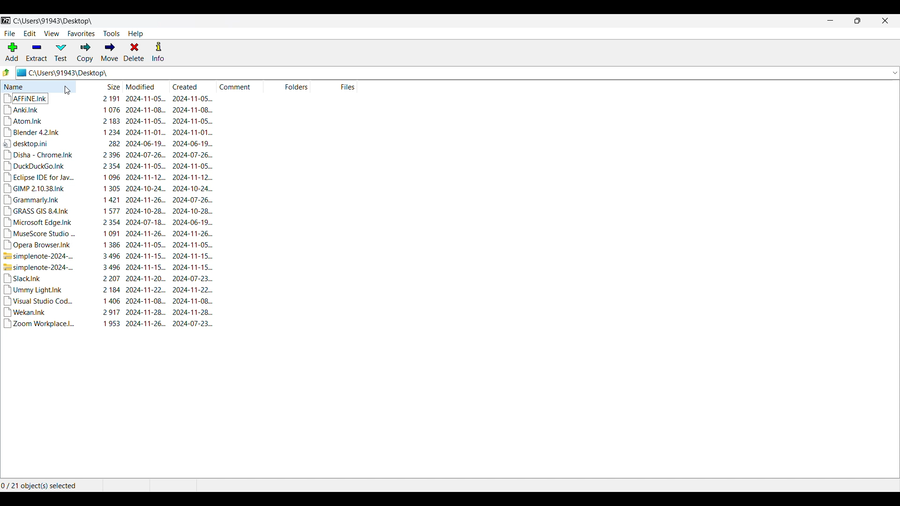 The width and height of the screenshot is (900, 506). Describe the element at coordinates (109, 324) in the screenshot. I see `Zoom Workplace.l... 1953 2024-11-26... 2024-07-23..` at that location.